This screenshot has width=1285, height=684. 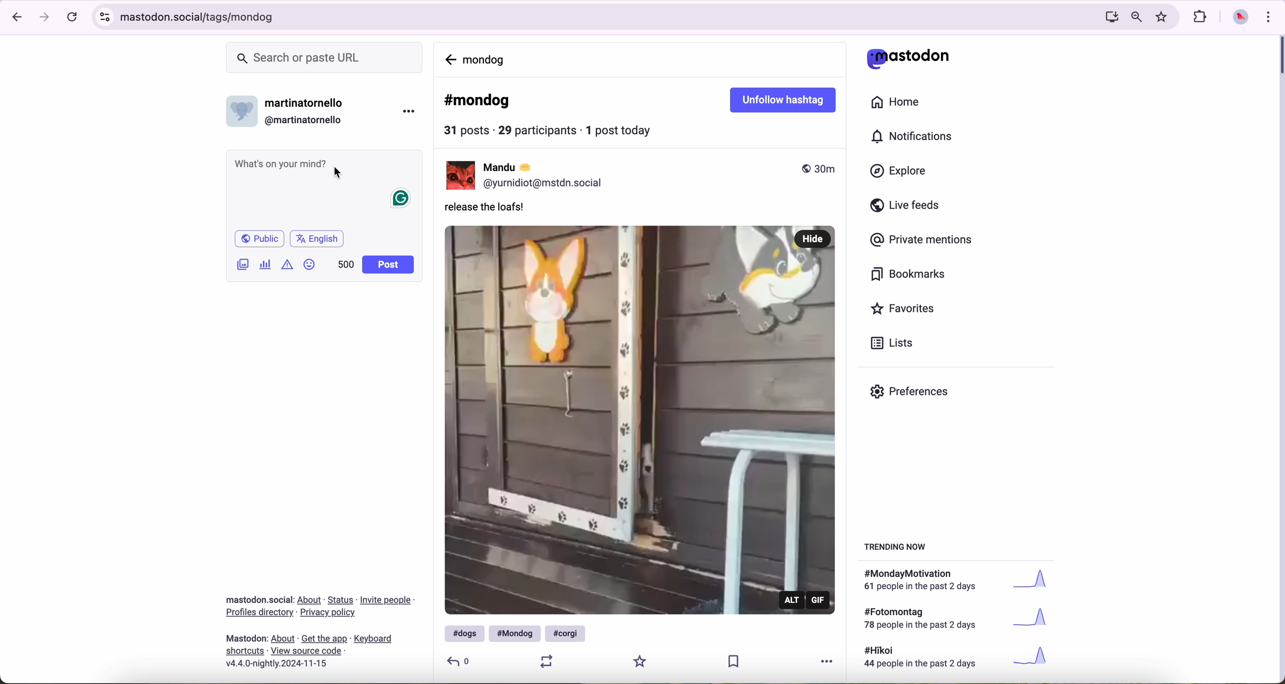 I want to click on search bar, so click(x=327, y=57).